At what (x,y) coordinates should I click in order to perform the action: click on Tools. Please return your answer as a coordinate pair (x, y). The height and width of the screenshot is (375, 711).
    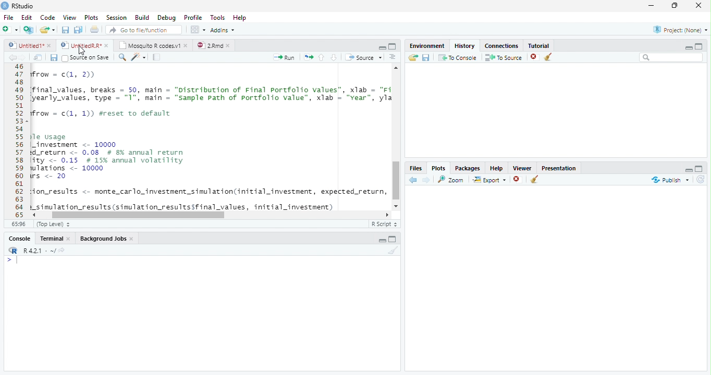
    Looking at the image, I should click on (217, 18).